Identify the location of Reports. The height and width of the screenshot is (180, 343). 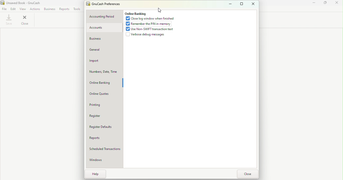
(104, 138).